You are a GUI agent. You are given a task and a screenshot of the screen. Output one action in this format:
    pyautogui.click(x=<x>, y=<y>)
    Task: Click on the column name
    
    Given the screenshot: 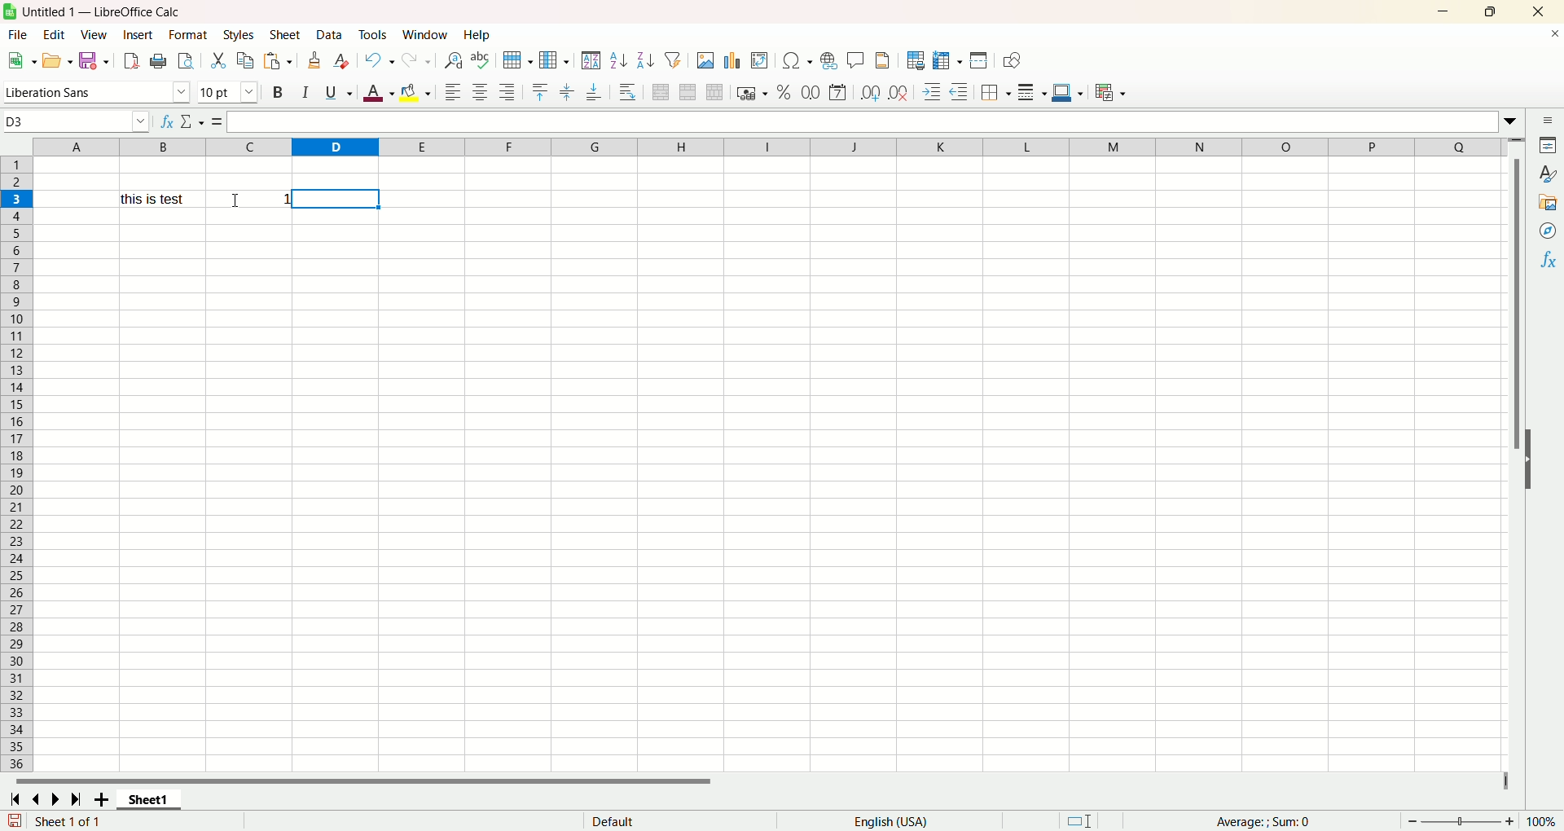 What is the action you would take?
    pyautogui.click(x=763, y=147)
    